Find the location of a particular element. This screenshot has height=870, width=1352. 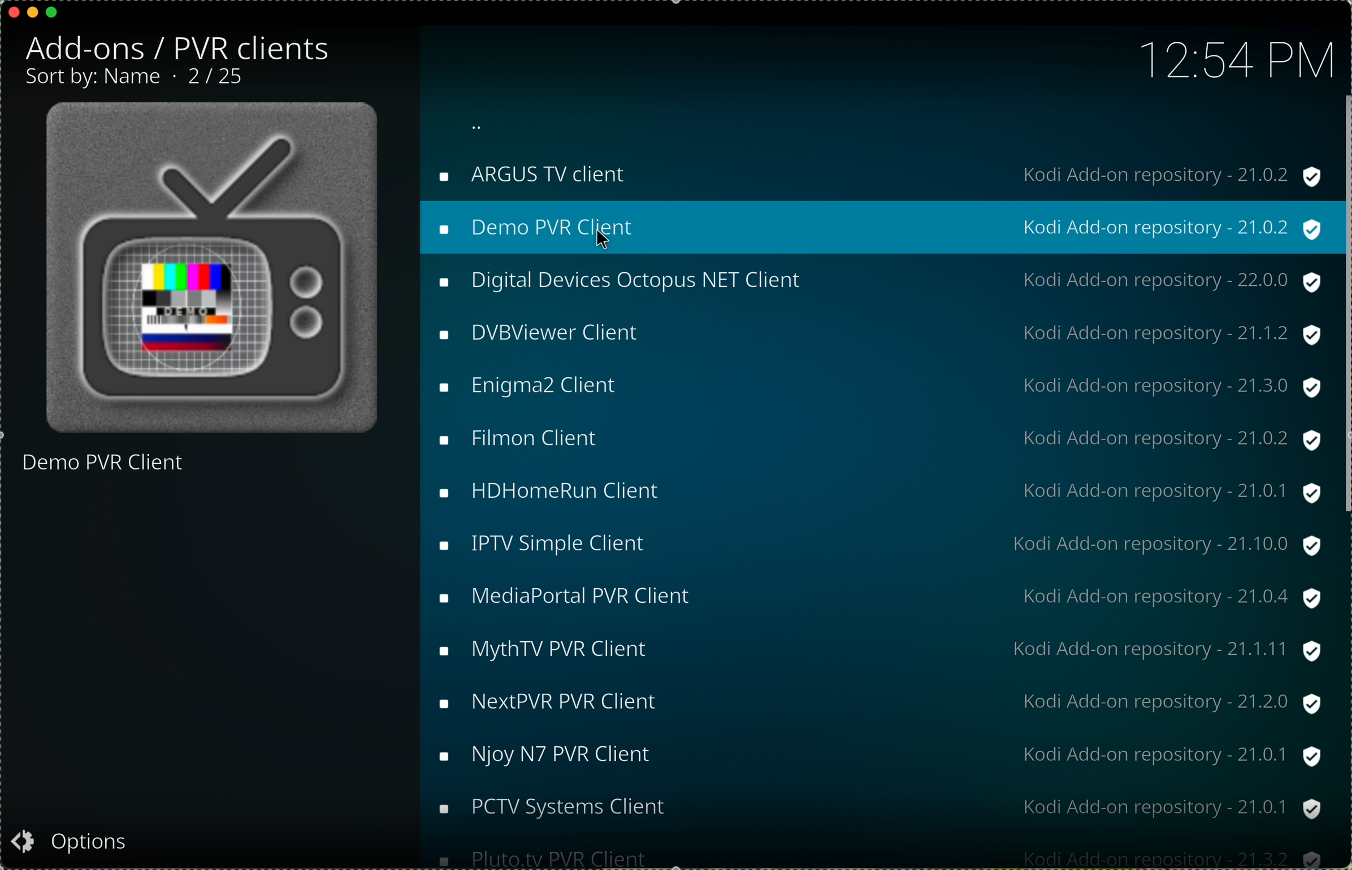

21.0.2 is located at coordinates (1262, 440).